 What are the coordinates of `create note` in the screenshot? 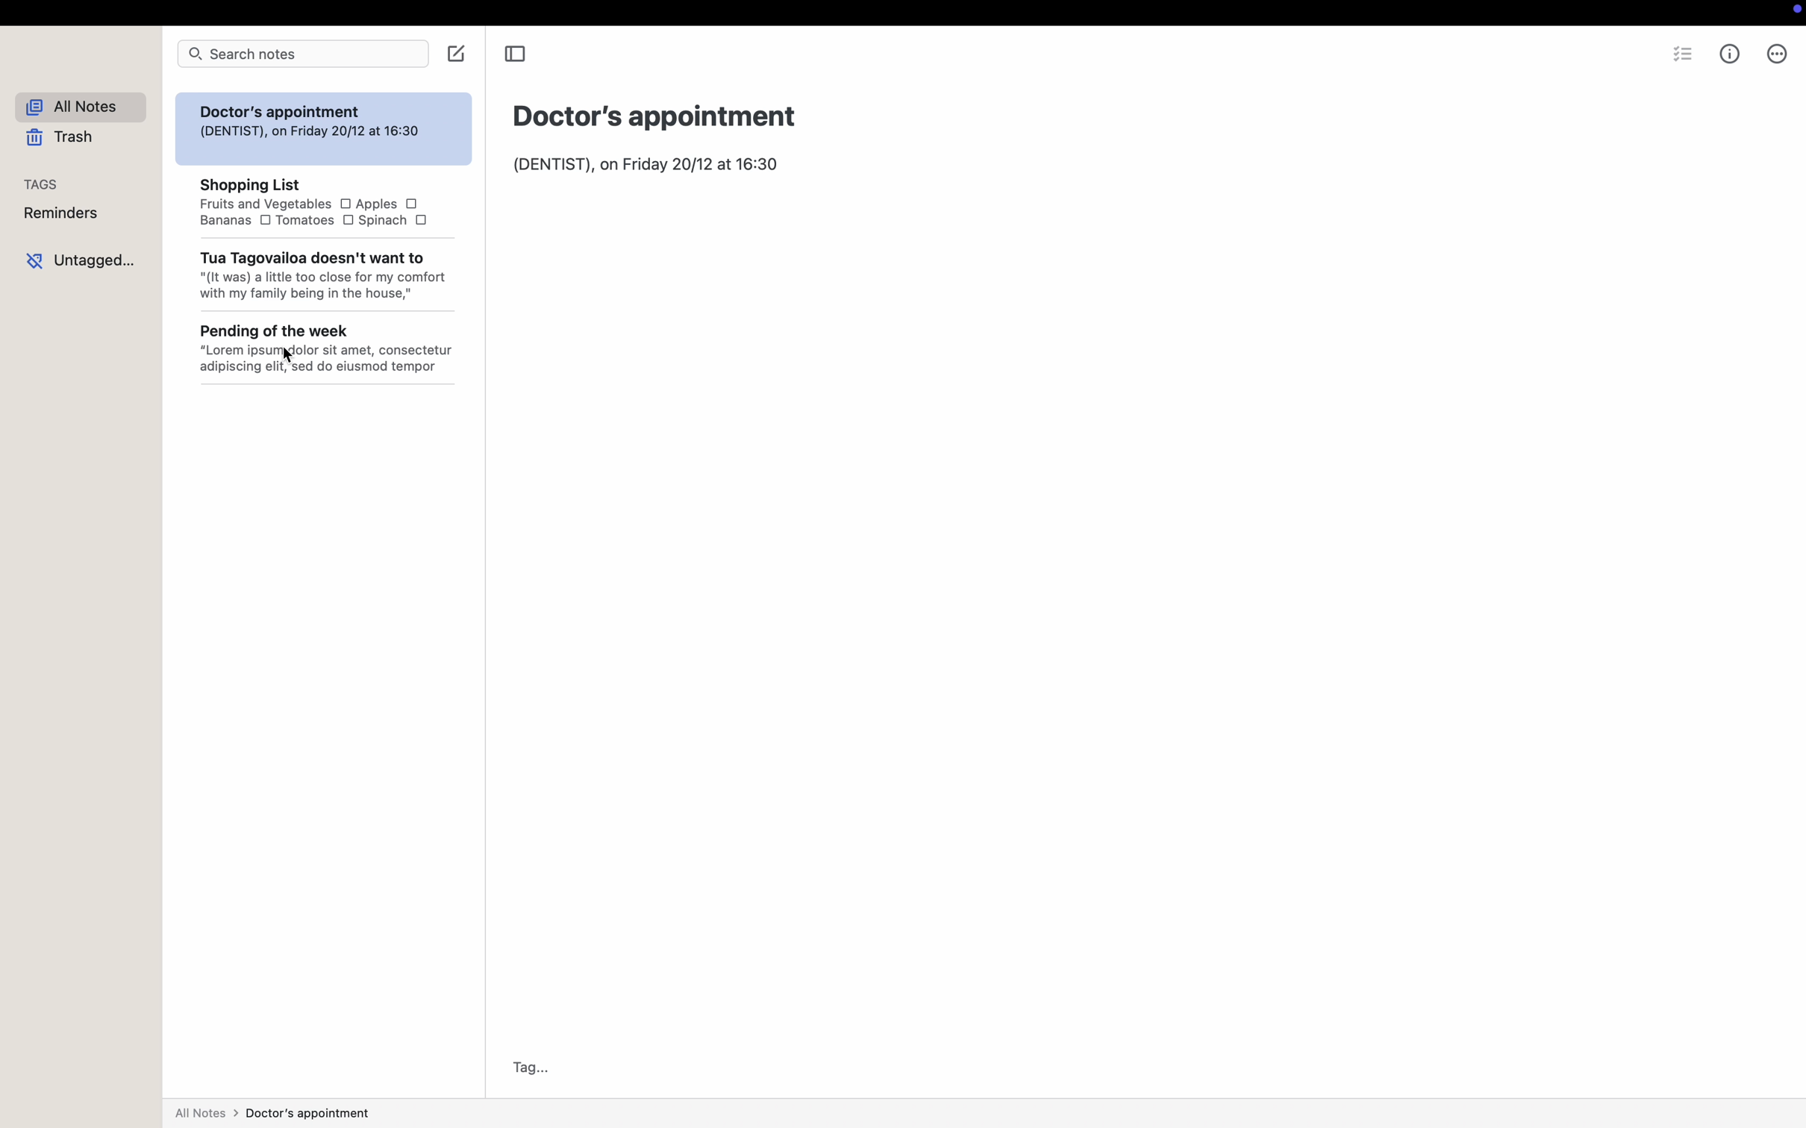 It's located at (459, 54).